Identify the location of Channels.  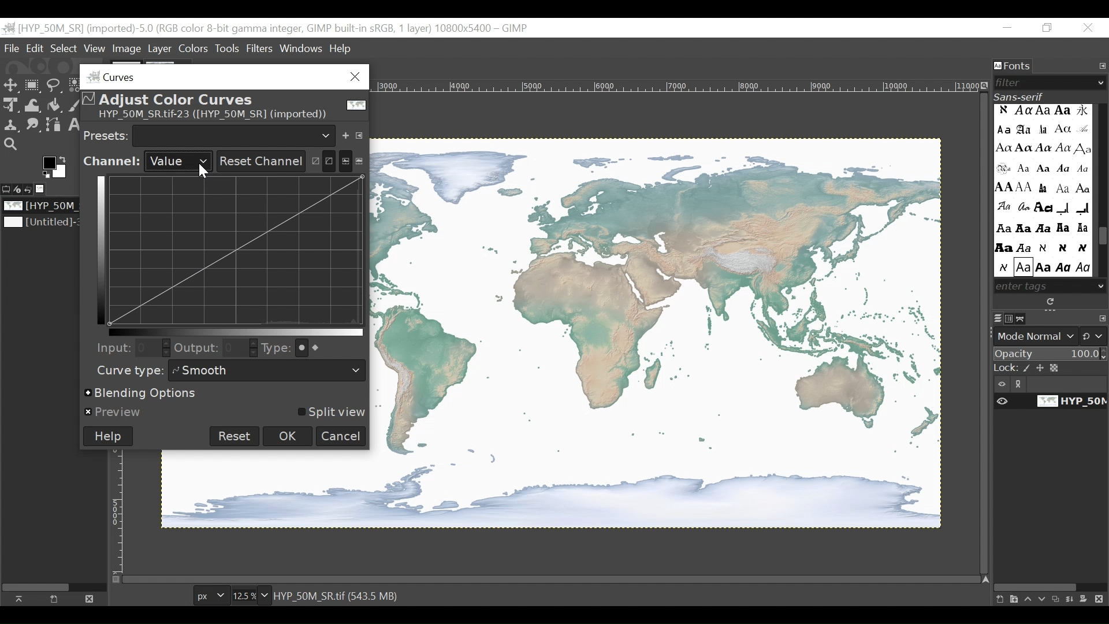
(1011, 318).